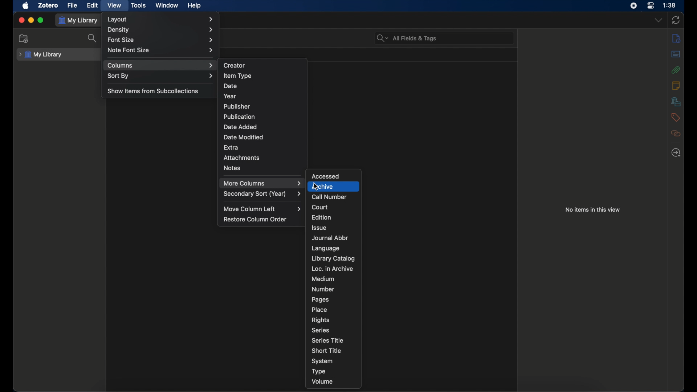 The image size is (697, 392). Describe the element at coordinates (676, 133) in the screenshot. I see `related` at that location.